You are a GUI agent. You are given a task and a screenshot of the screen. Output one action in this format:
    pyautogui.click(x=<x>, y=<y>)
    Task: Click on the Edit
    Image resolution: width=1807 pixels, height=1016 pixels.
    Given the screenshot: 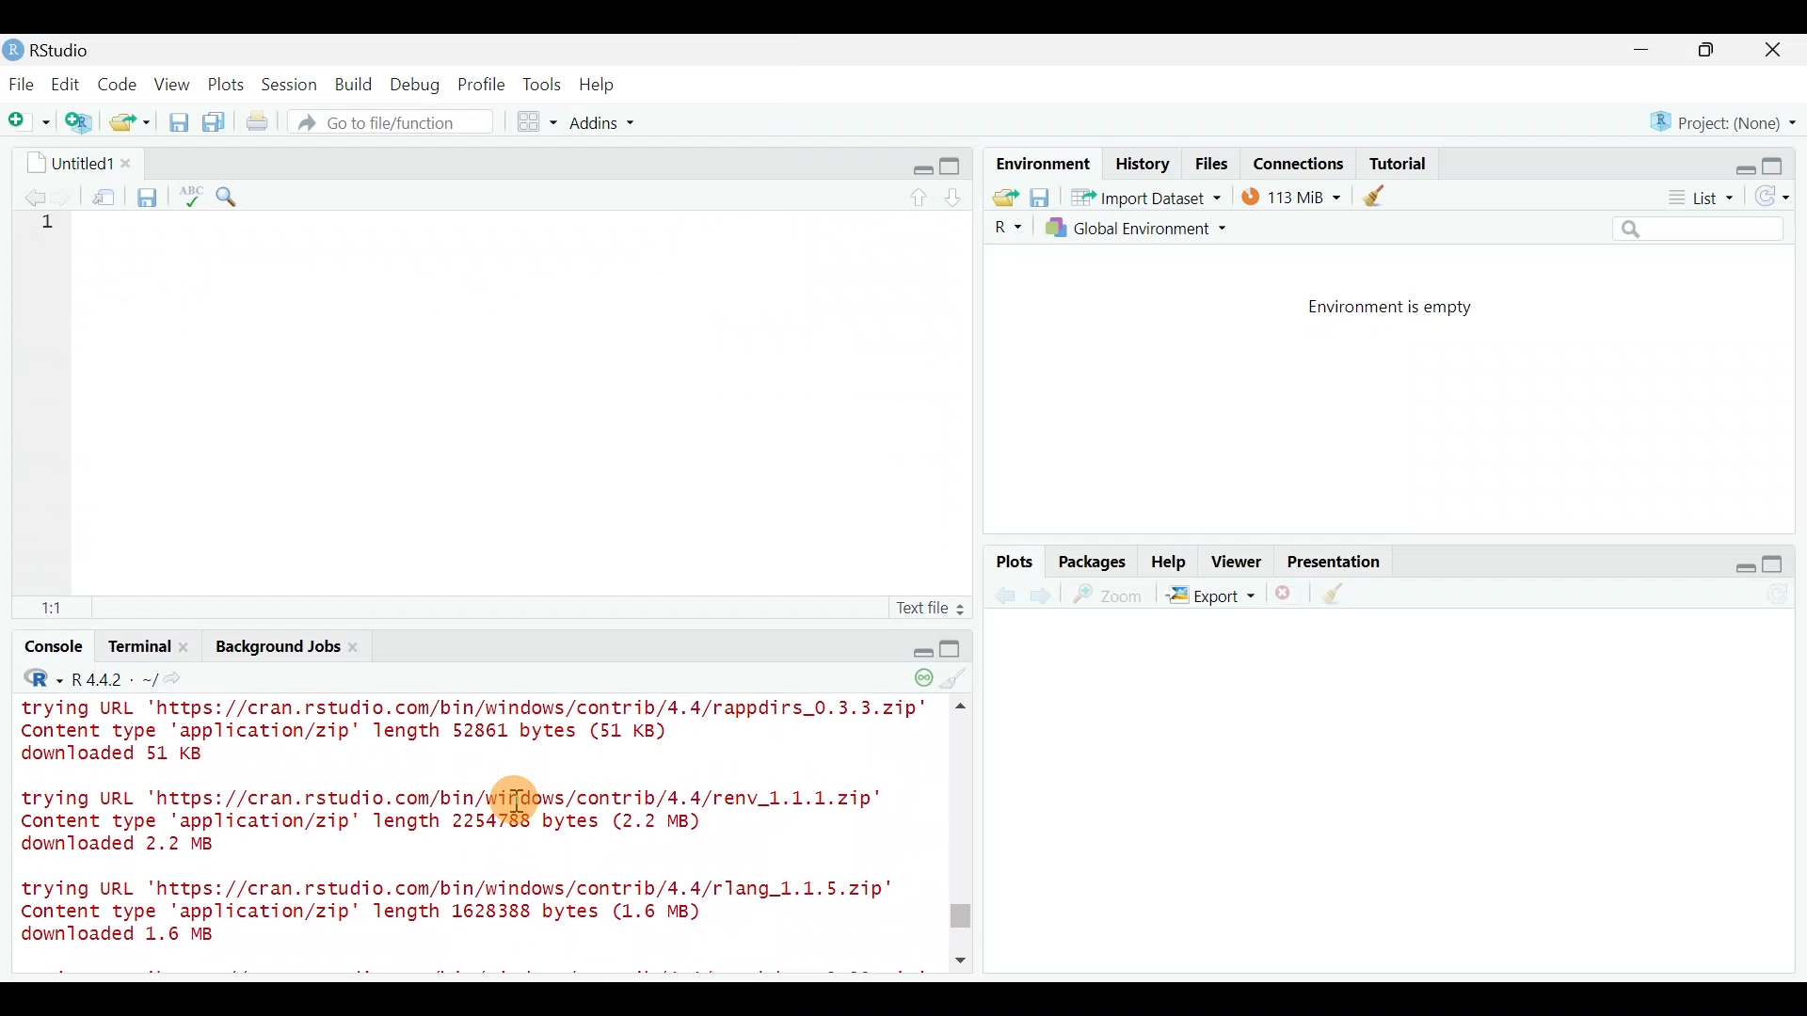 What is the action you would take?
    pyautogui.click(x=69, y=86)
    